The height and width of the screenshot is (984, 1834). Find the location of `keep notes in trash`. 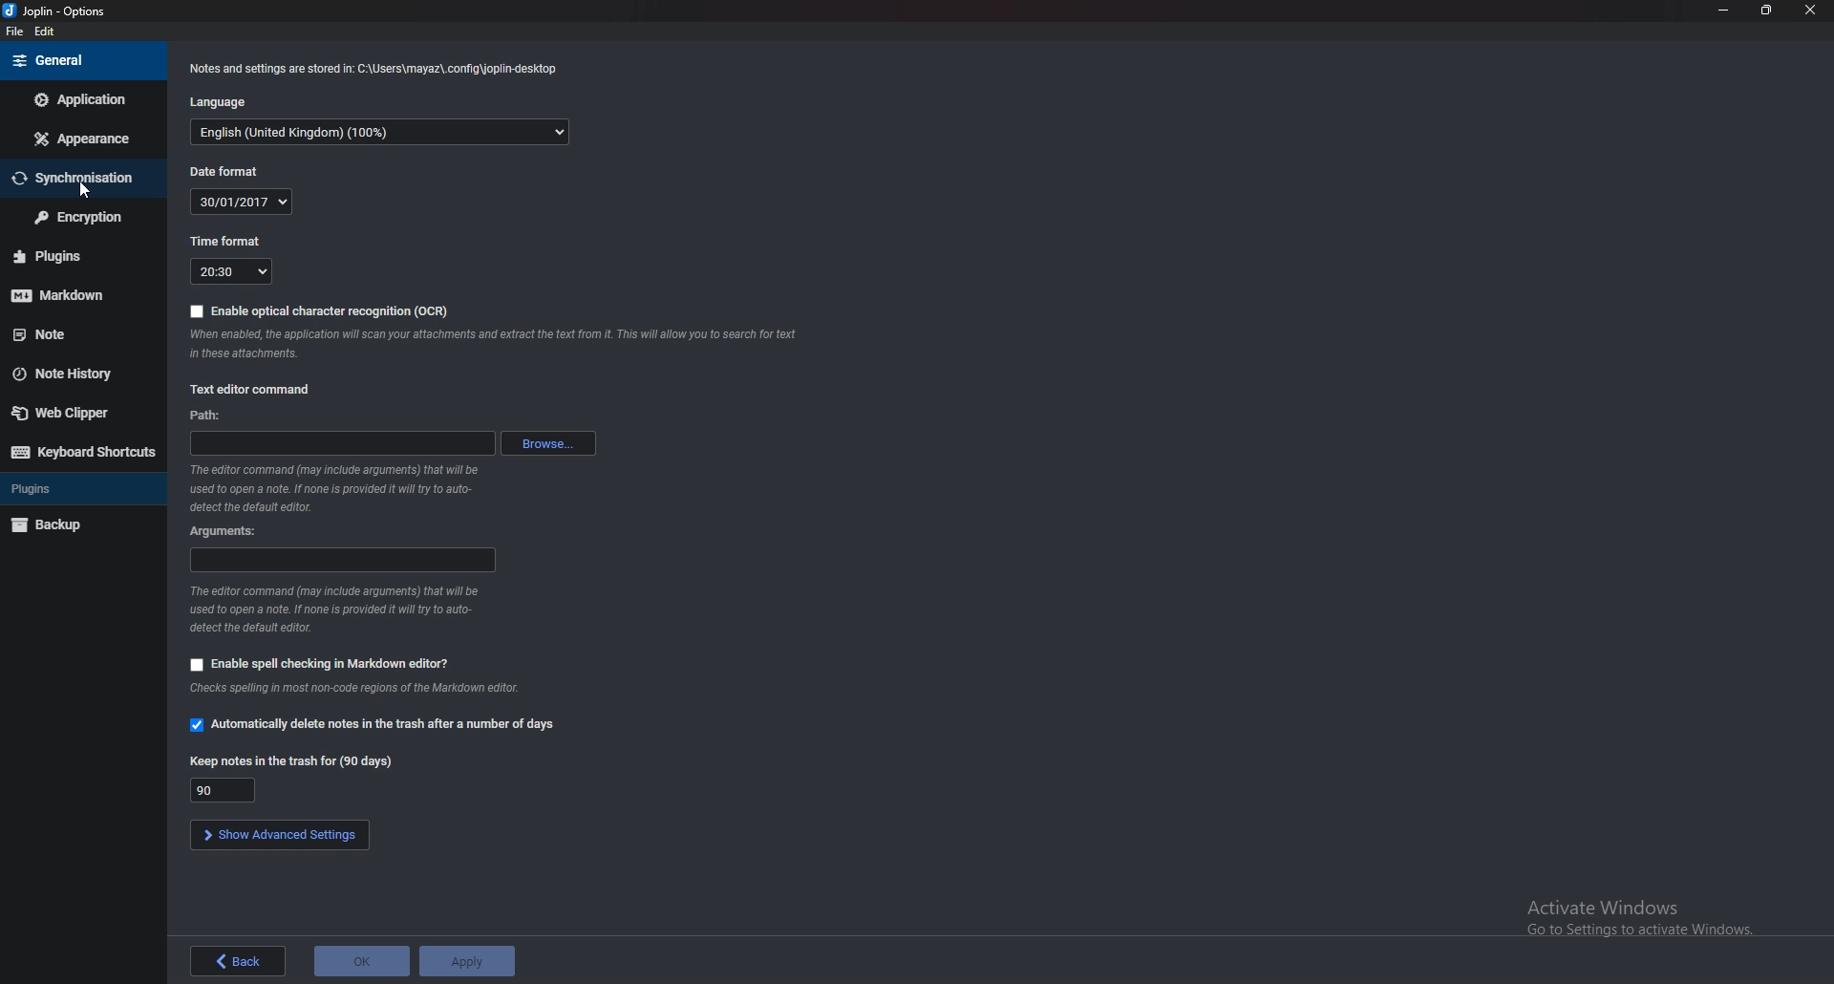

keep notes in trash is located at coordinates (297, 760).